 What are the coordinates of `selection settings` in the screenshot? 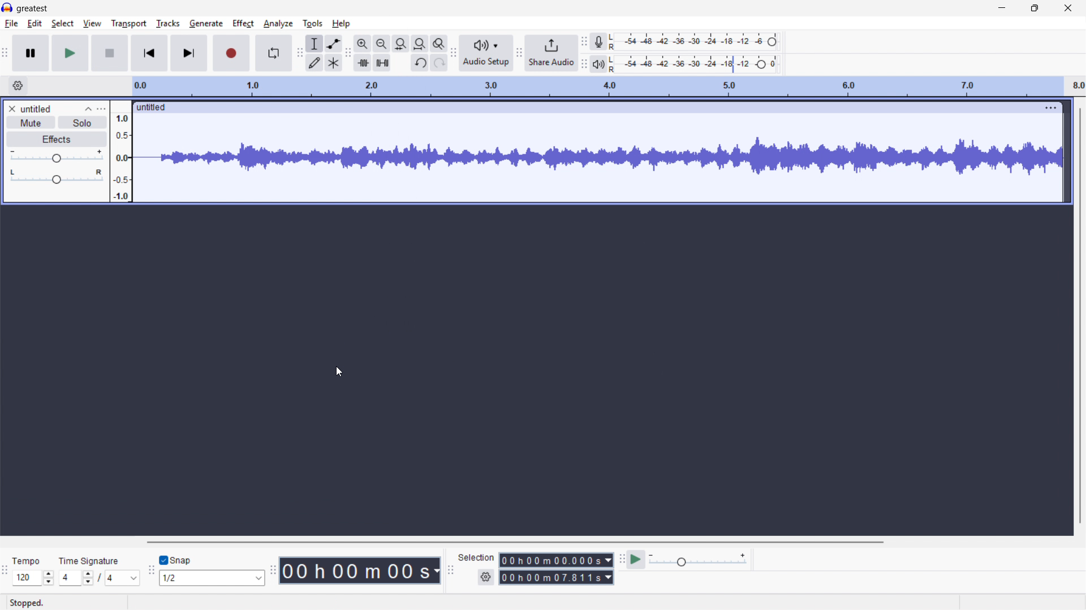 It's located at (485, 578).